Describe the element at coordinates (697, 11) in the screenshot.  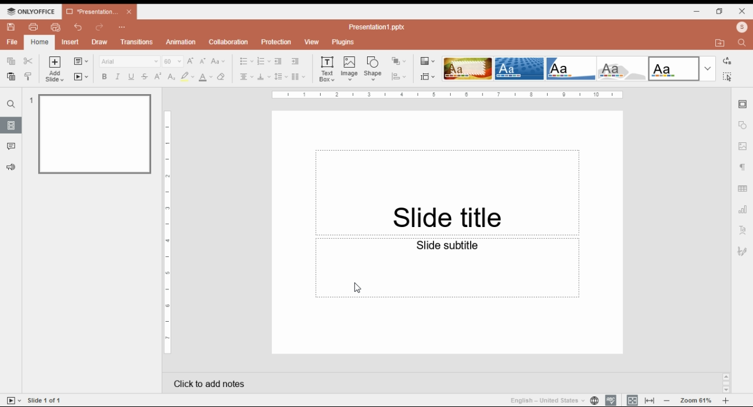
I see `minimize` at that location.